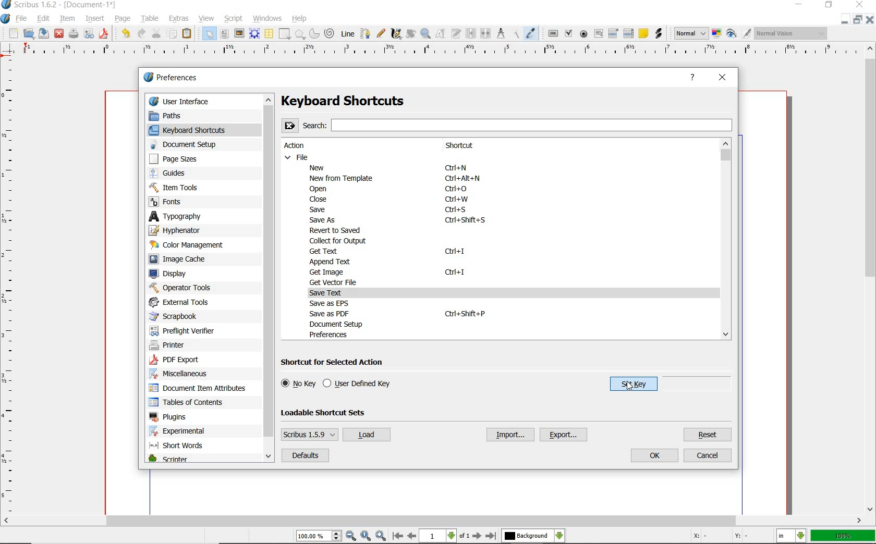 This screenshot has width=876, height=544. Describe the element at coordinates (224, 33) in the screenshot. I see `text frame` at that location.